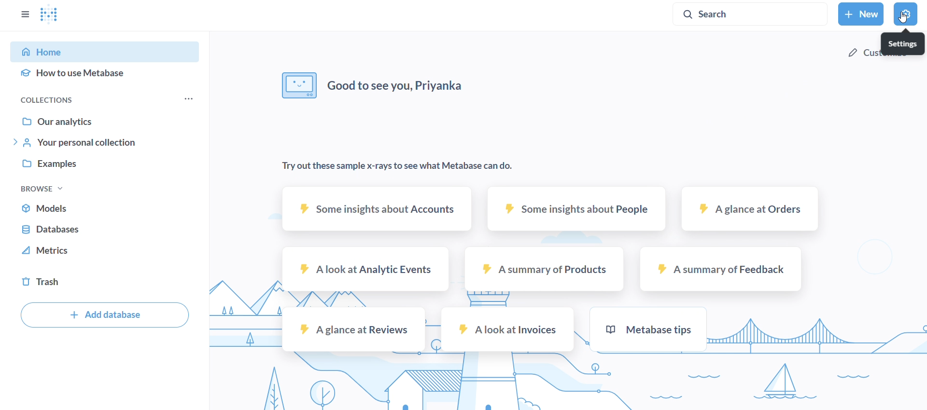  What do you see at coordinates (106, 165) in the screenshot?
I see `examples` at bounding box center [106, 165].